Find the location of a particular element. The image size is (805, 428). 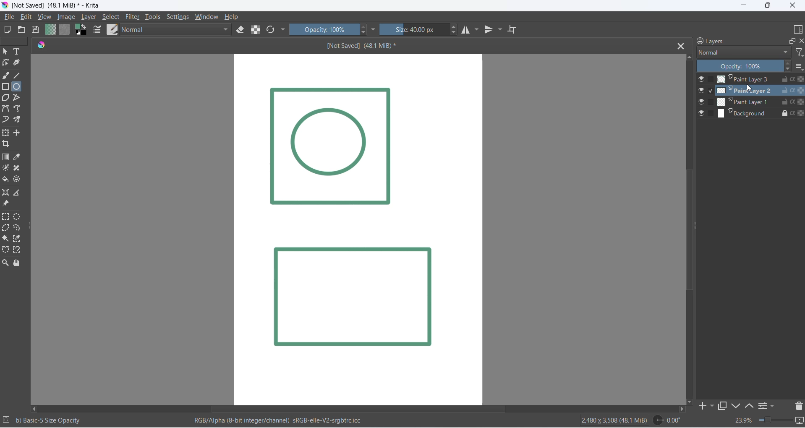

fill patterns is located at coordinates (65, 30).